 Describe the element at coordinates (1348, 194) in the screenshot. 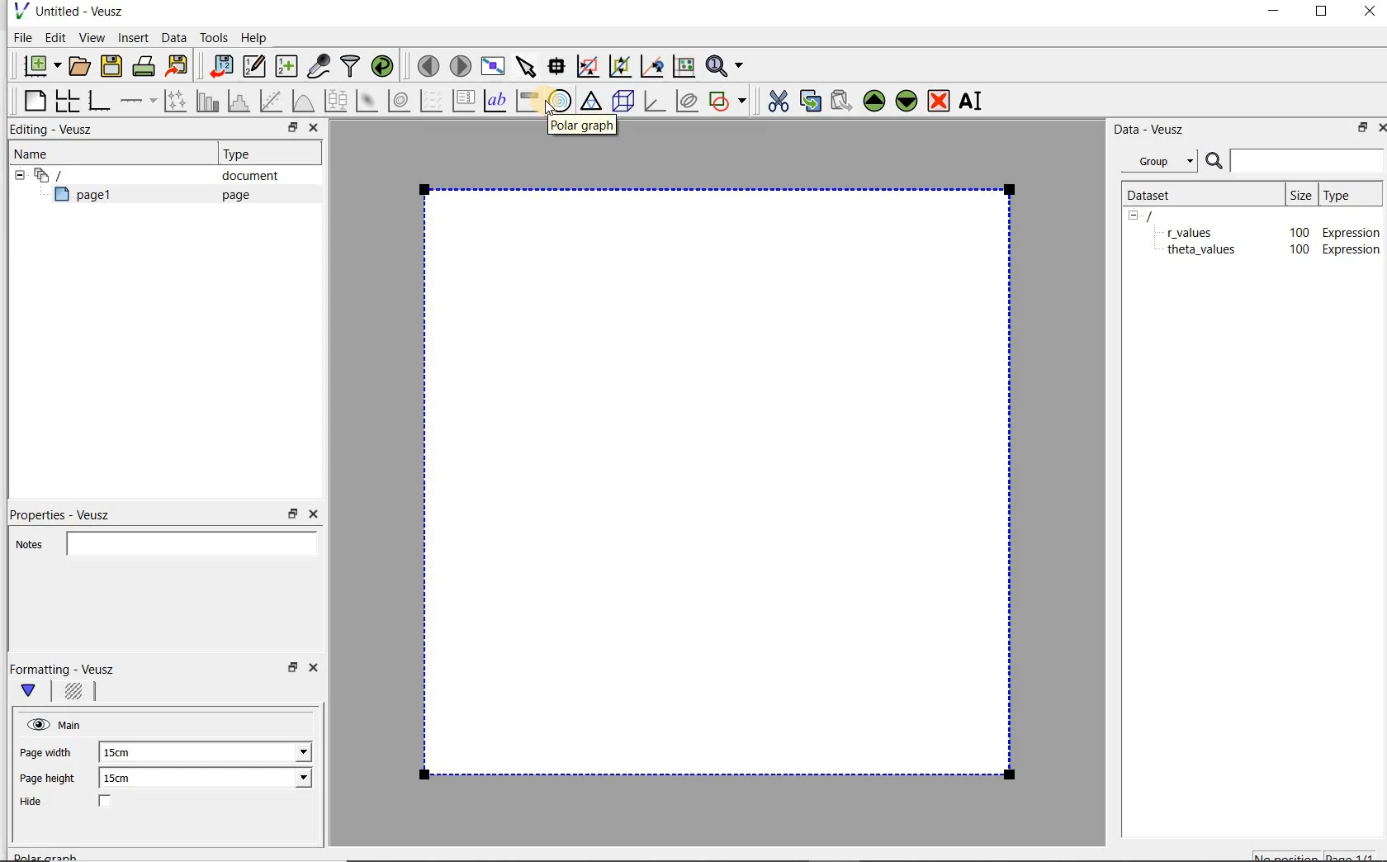

I see `Type` at that location.